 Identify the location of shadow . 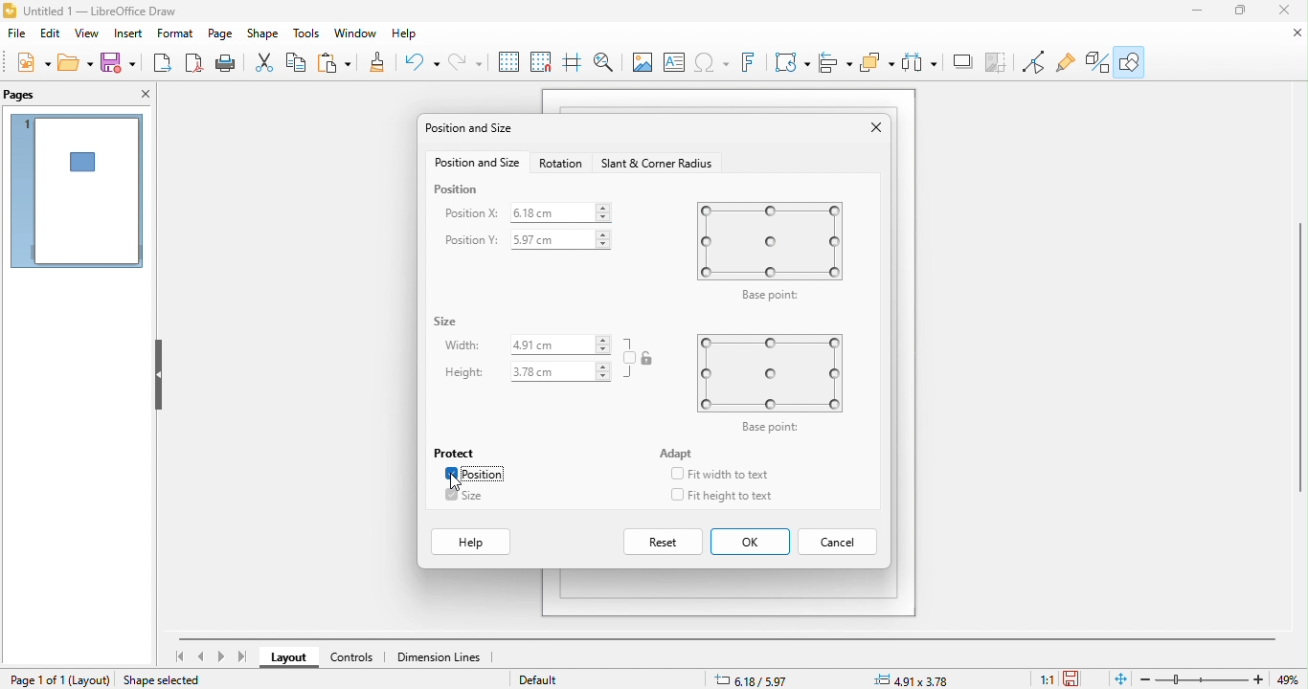
(919, 63).